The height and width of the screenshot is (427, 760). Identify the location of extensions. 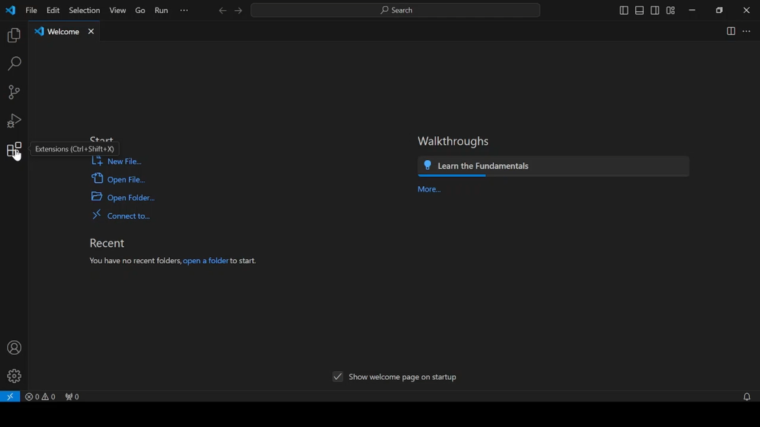
(14, 148).